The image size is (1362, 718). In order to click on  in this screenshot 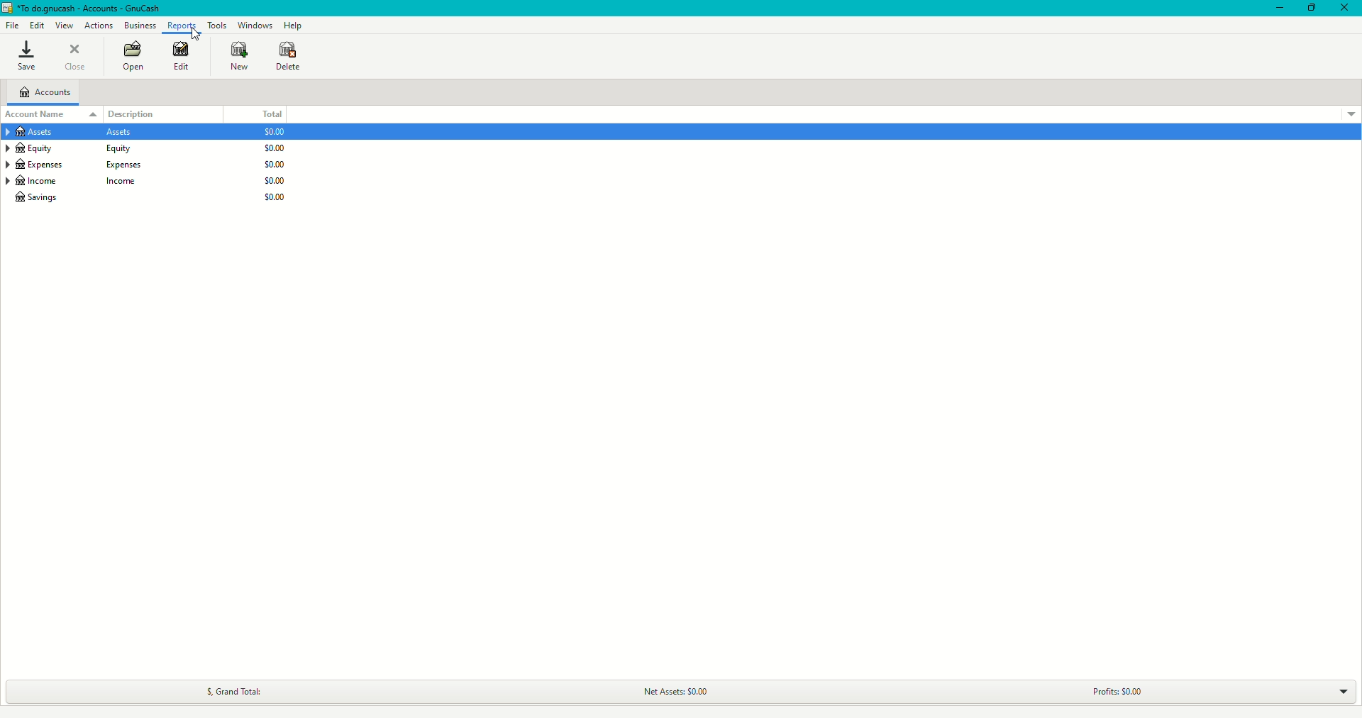, I will do `click(70, 133)`.